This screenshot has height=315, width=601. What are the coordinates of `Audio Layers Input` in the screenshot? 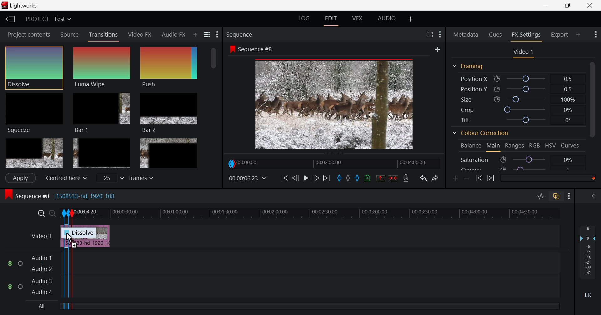 It's located at (34, 276).